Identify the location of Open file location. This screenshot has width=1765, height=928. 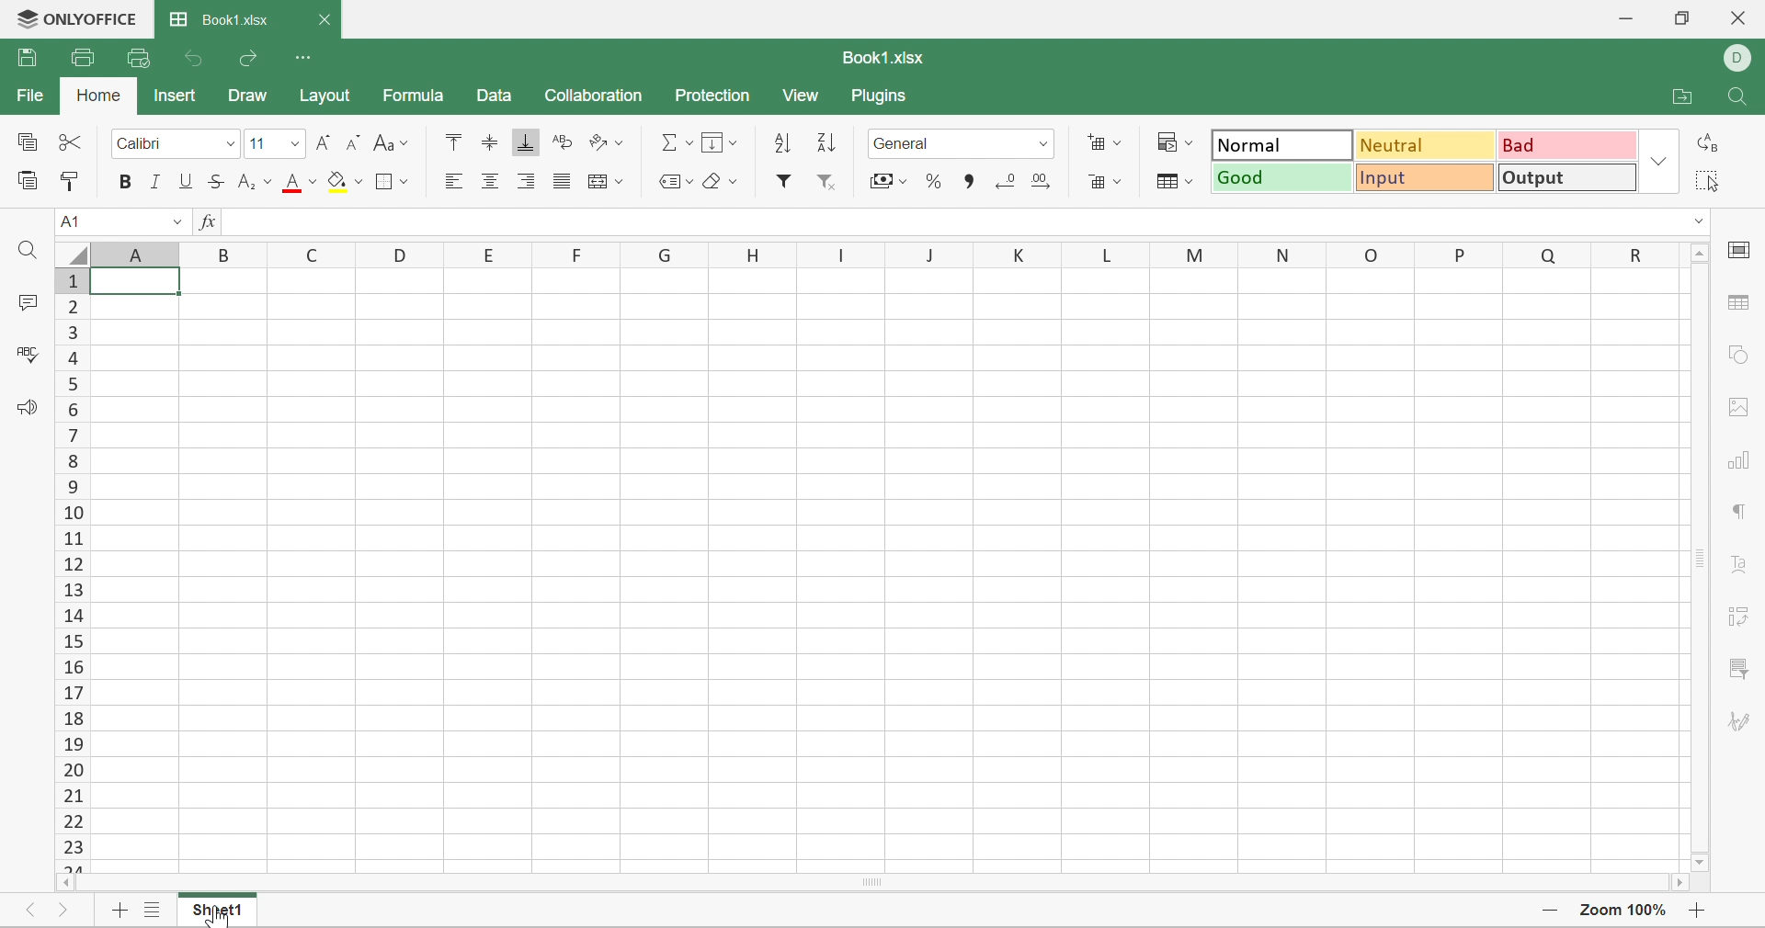
(1680, 96).